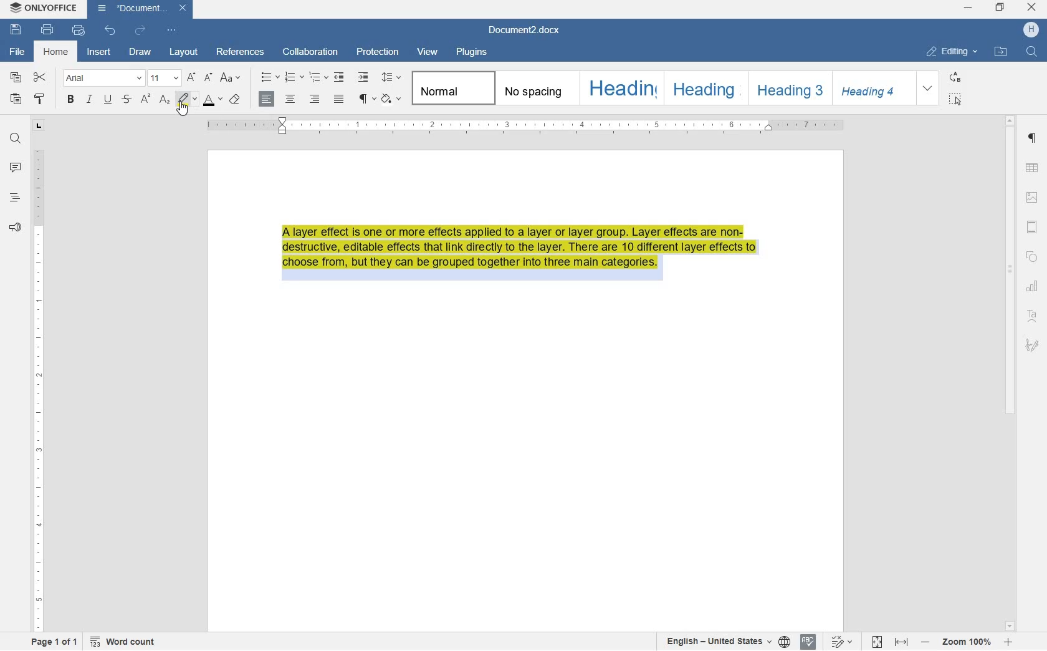  What do you see at coordinates (1033, 257) in the screenshot?
I see `shape` at bounding box center [1033, 257].